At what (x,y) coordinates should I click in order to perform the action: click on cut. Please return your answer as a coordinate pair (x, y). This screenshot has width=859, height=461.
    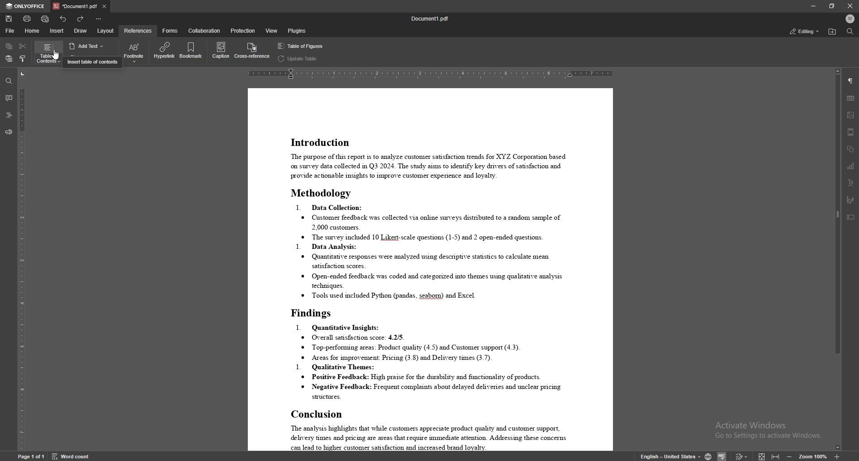
    Looking at the image, I should click on (24, 47).